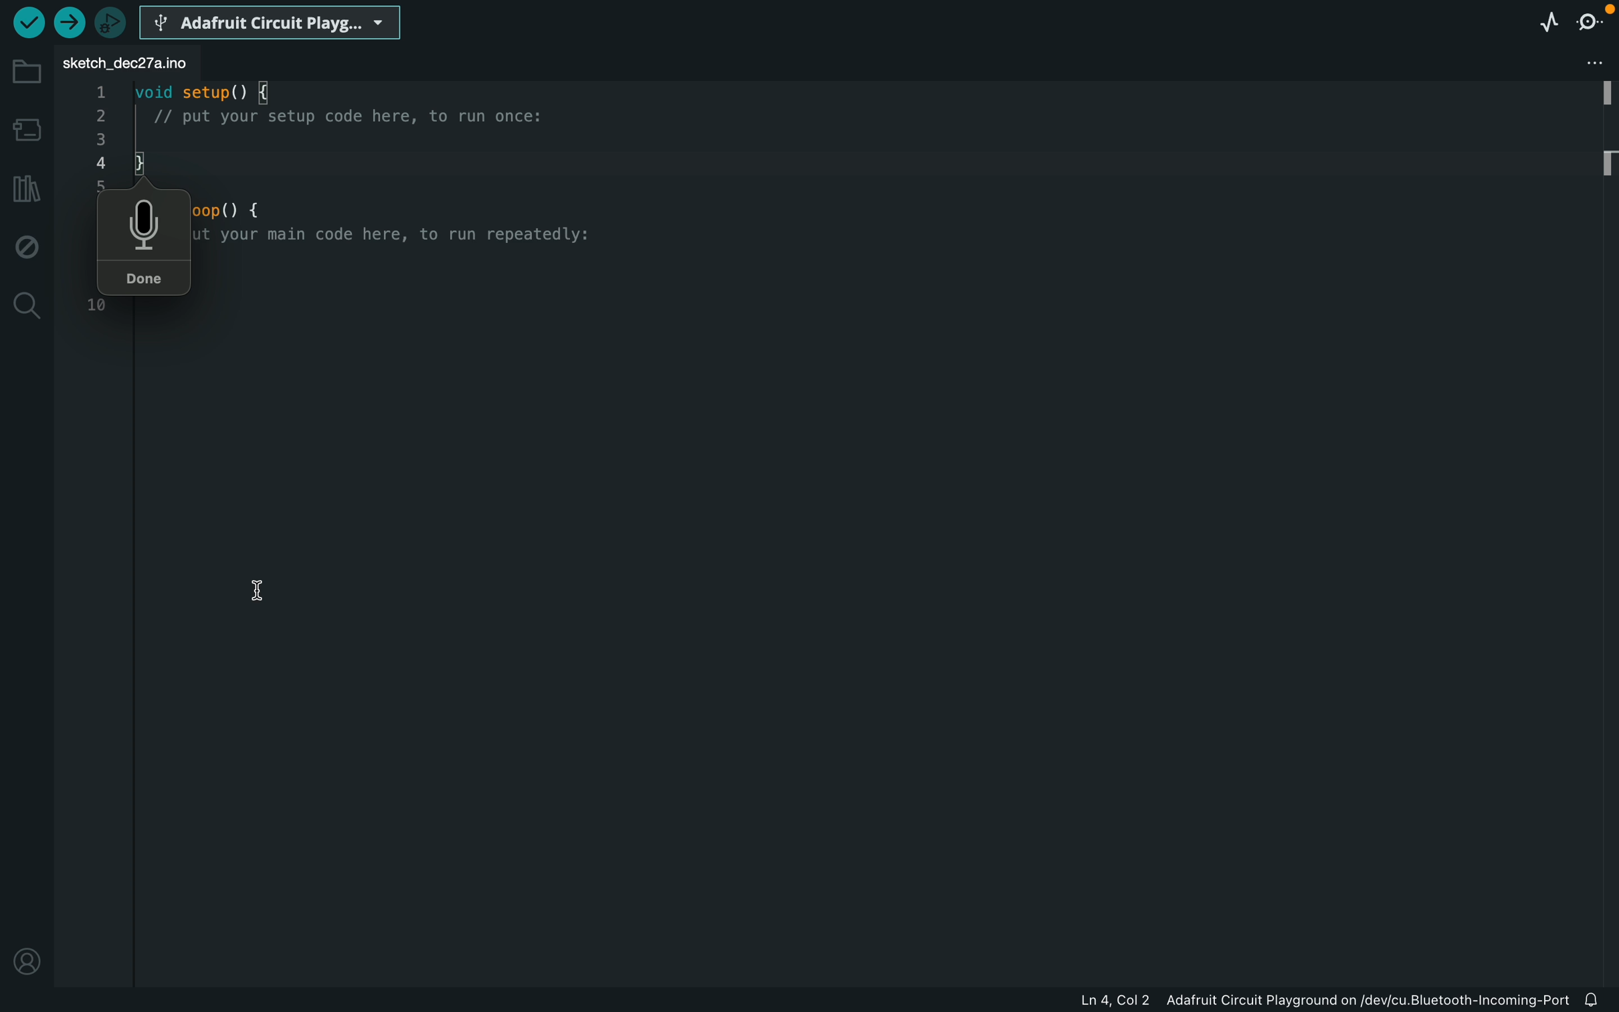 Image resolution: width=1619 pixels, height=1012 pixels. Describe the element at coordinates (23, 188) in the screenshot. I see `library  manager` at that location.